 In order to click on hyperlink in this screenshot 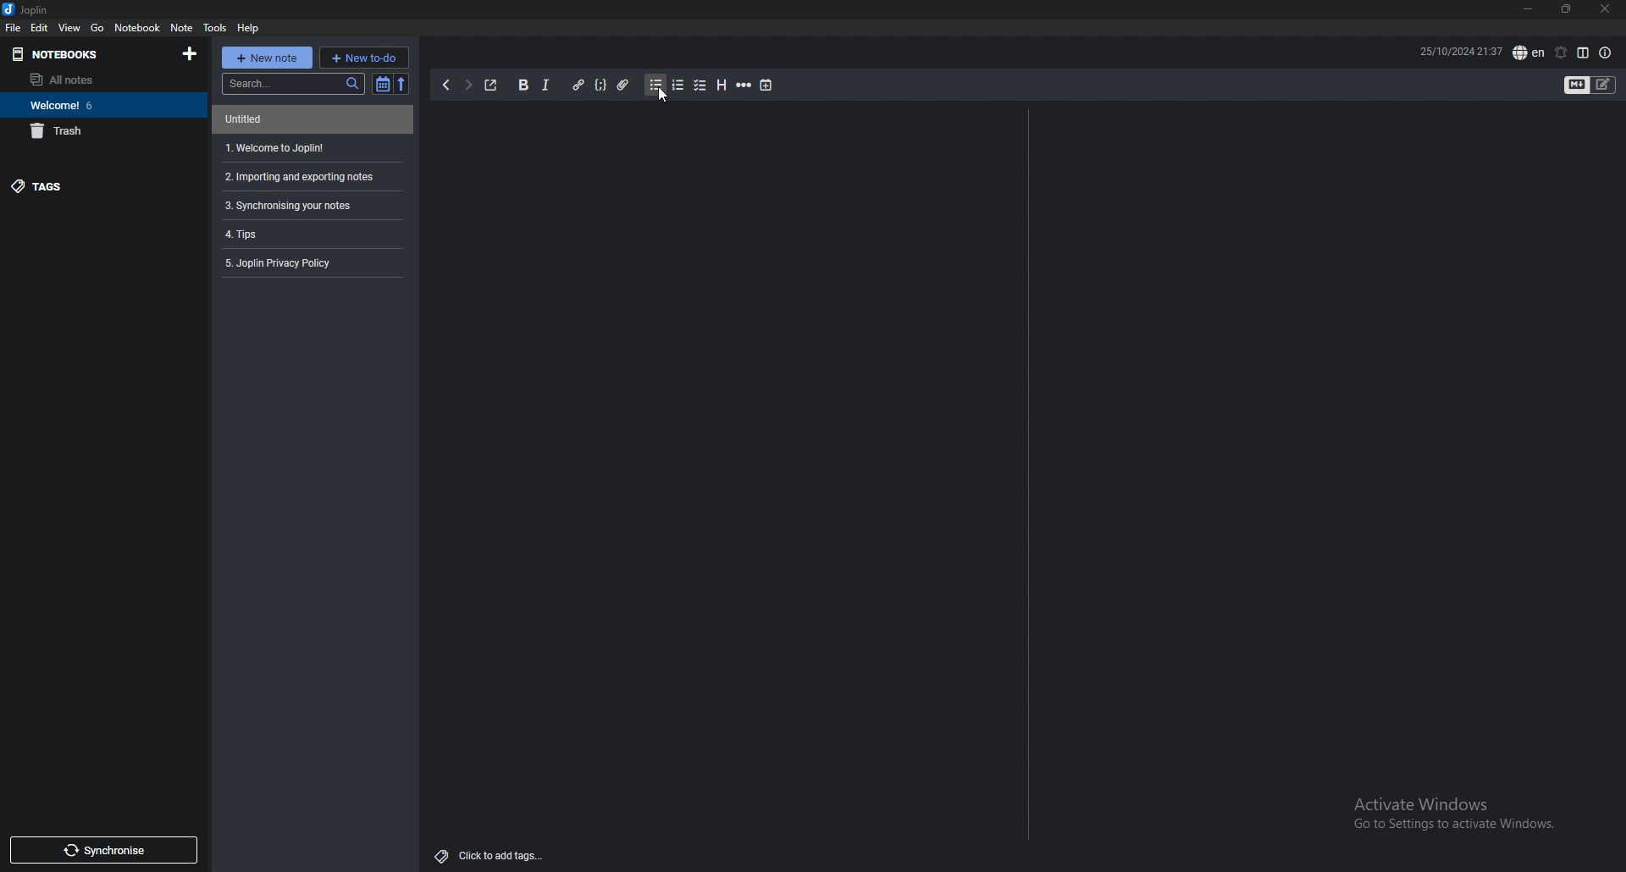, I will do `click(575, 85)`.